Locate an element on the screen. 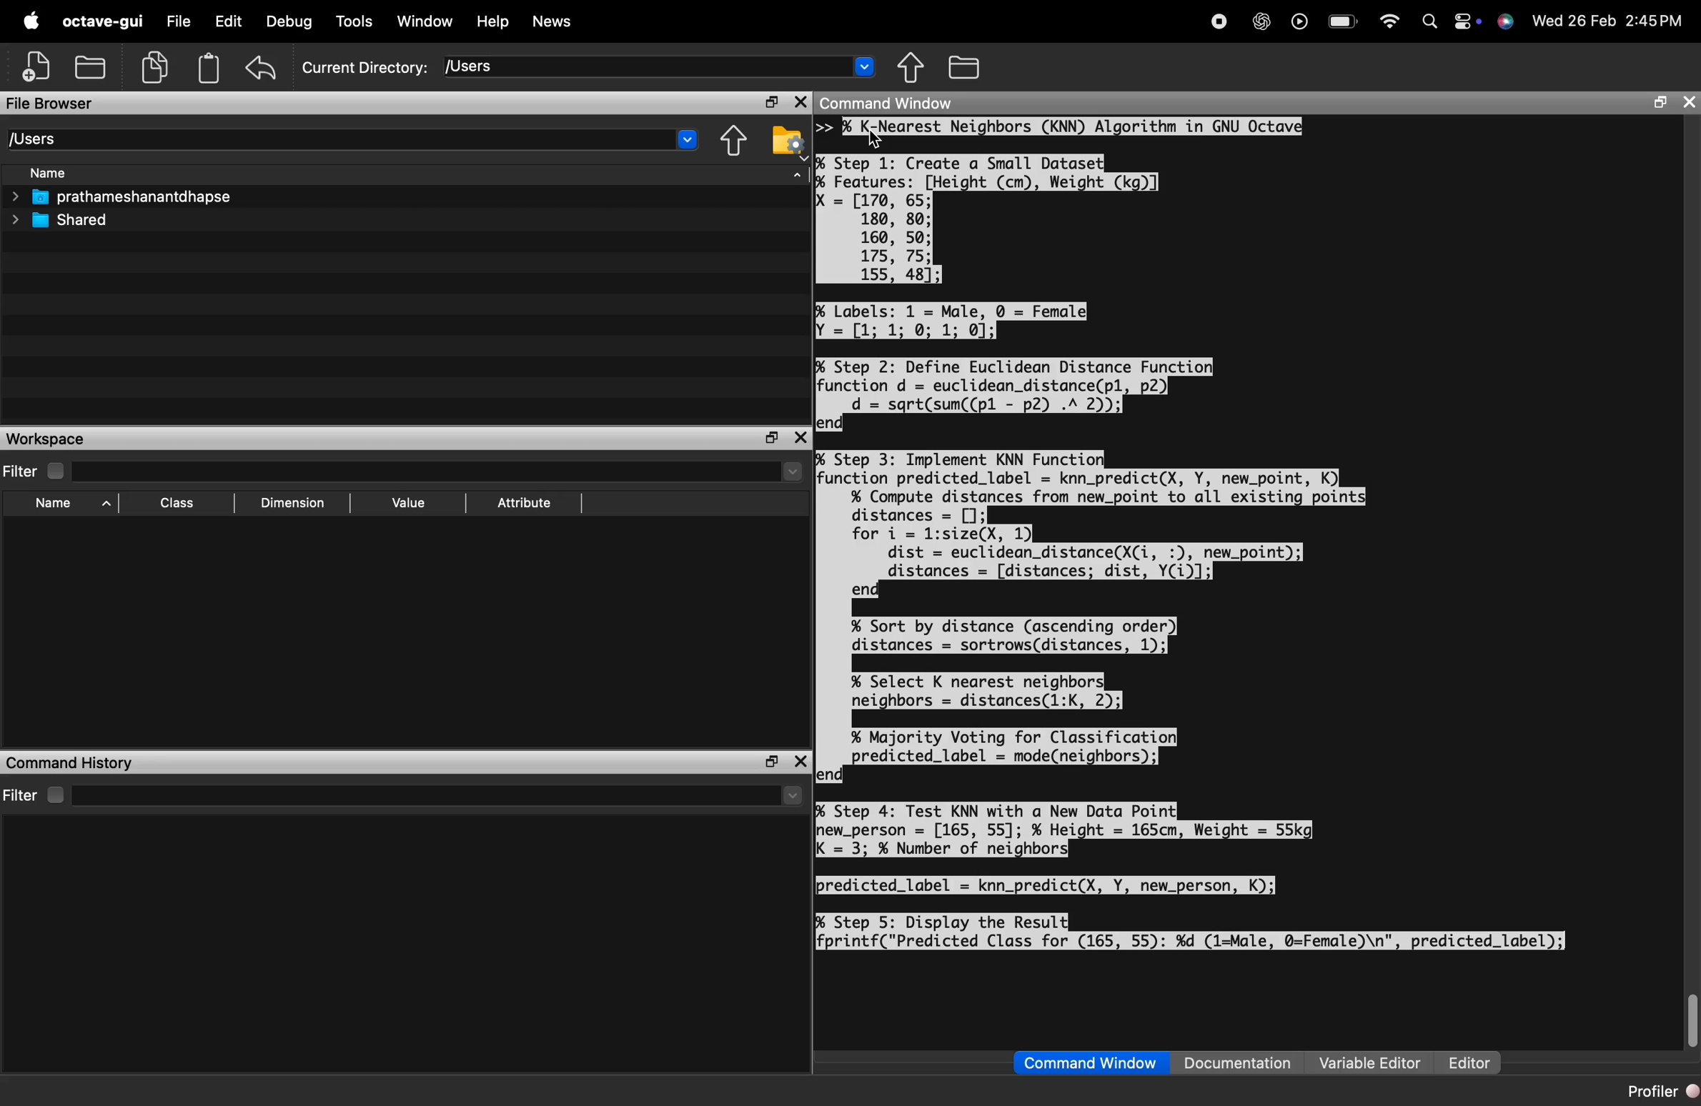 Image resolution: width=1701 pixels, height=1106 pixels. Workspace is located at coordinates (45, 438).